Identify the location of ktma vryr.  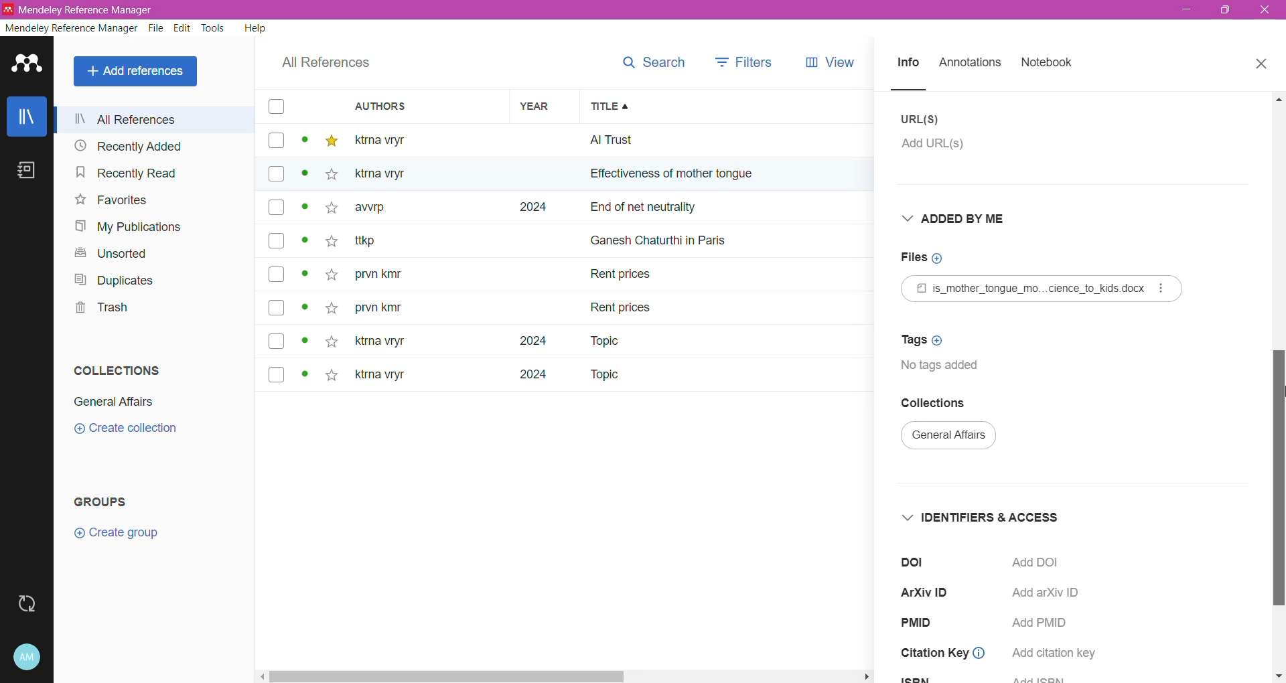
(380, 378).